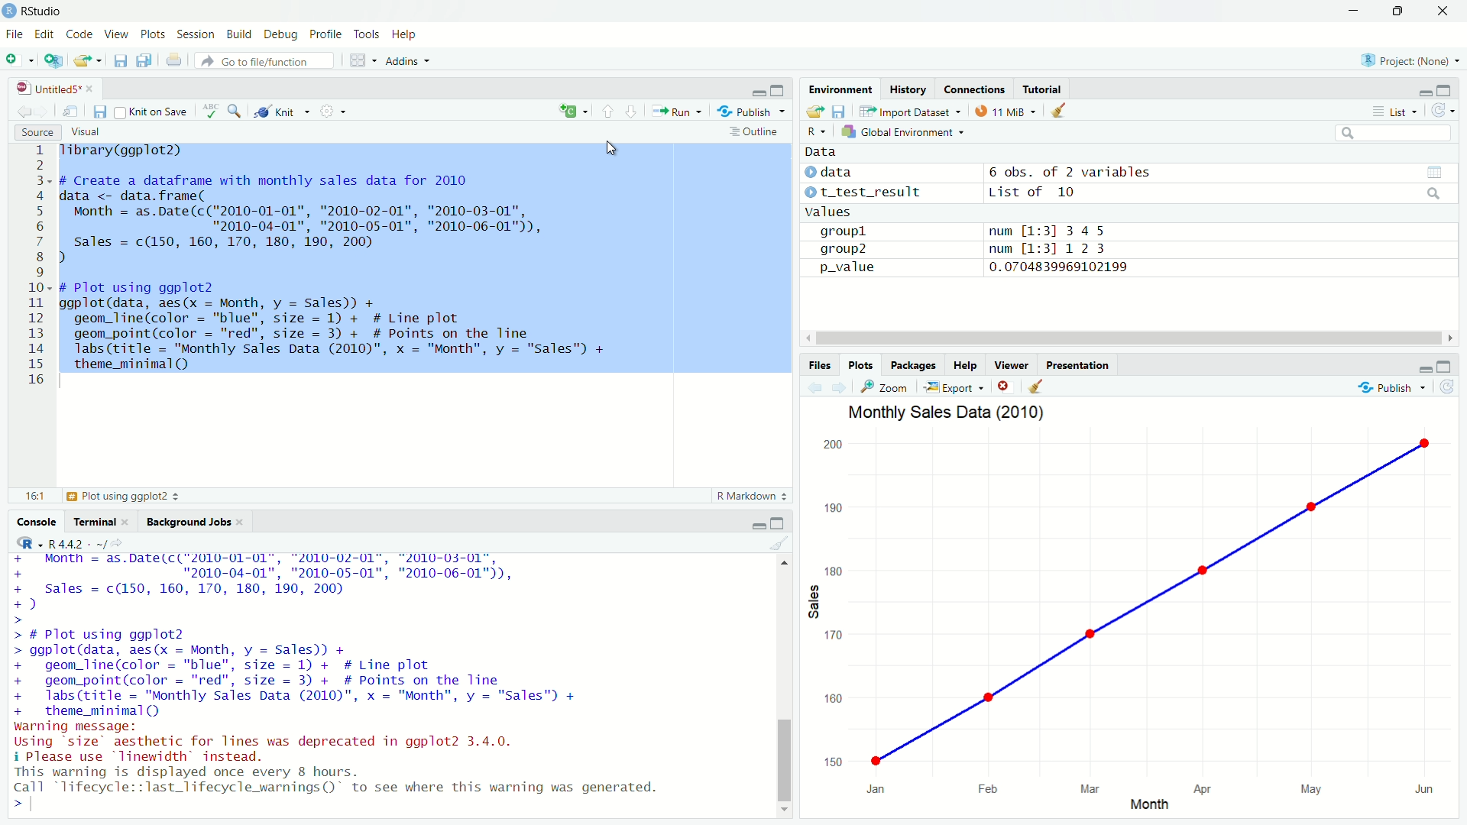  Describe the element at coordinates (978, 267) in the screenshot. I see `p_value 0.0704839969102199` at that location.